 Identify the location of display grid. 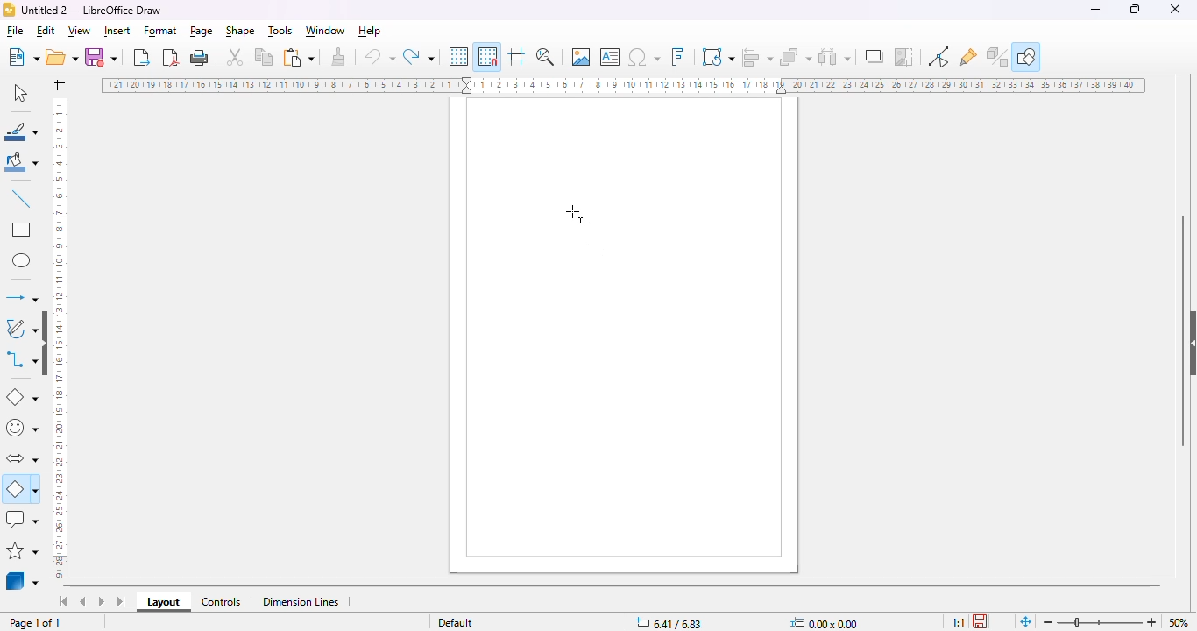
(457, 56).